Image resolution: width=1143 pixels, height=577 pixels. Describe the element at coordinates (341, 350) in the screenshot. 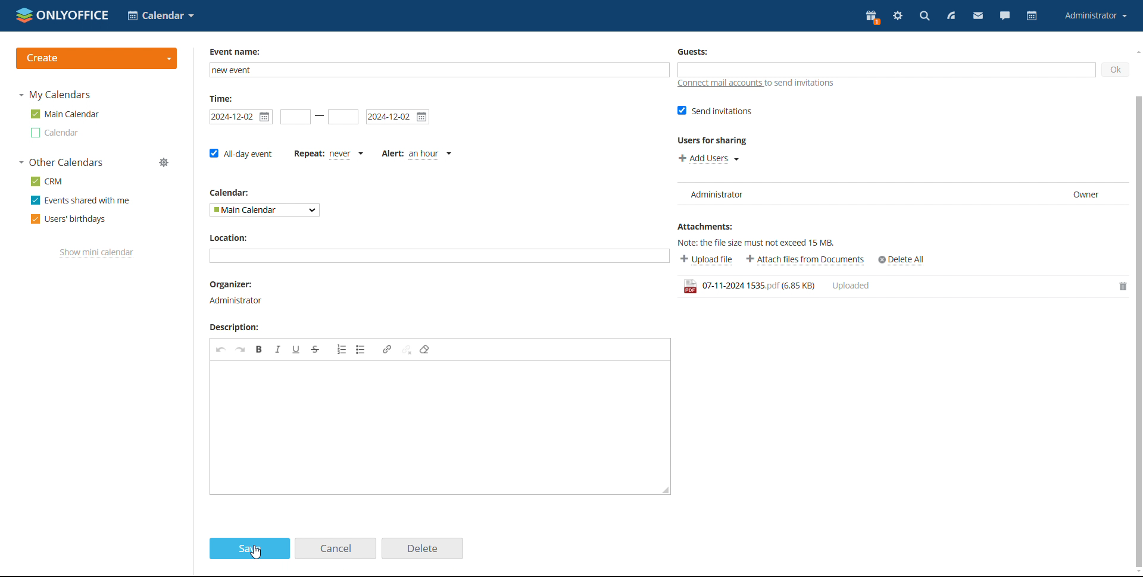

I see `insert/remove numbered list` at that location.